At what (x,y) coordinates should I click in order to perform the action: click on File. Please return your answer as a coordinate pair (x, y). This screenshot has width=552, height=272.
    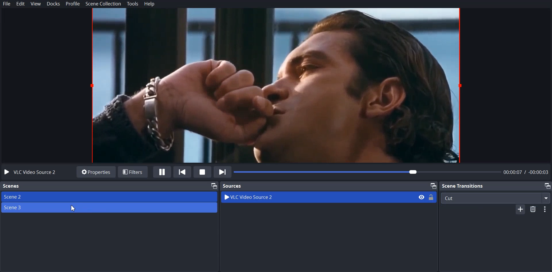
    Looking at the image, I should click on (7, 4).